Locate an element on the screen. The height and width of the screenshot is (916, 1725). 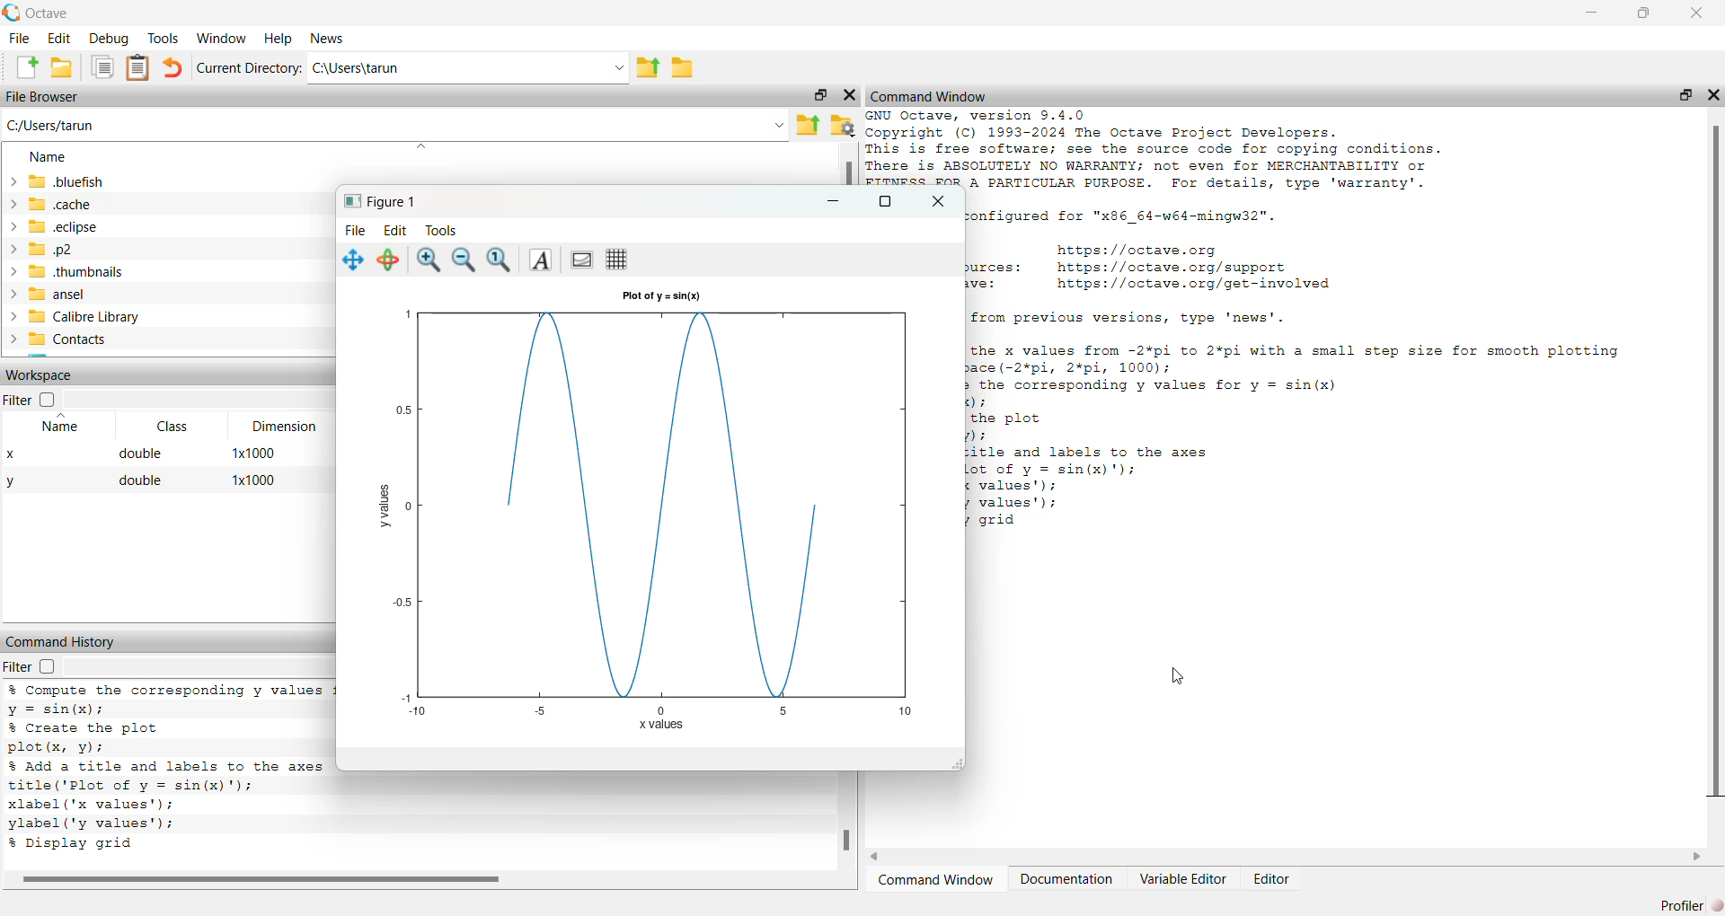
GNU Octave, version 9.4.0 is located at coordinates (978, 115).